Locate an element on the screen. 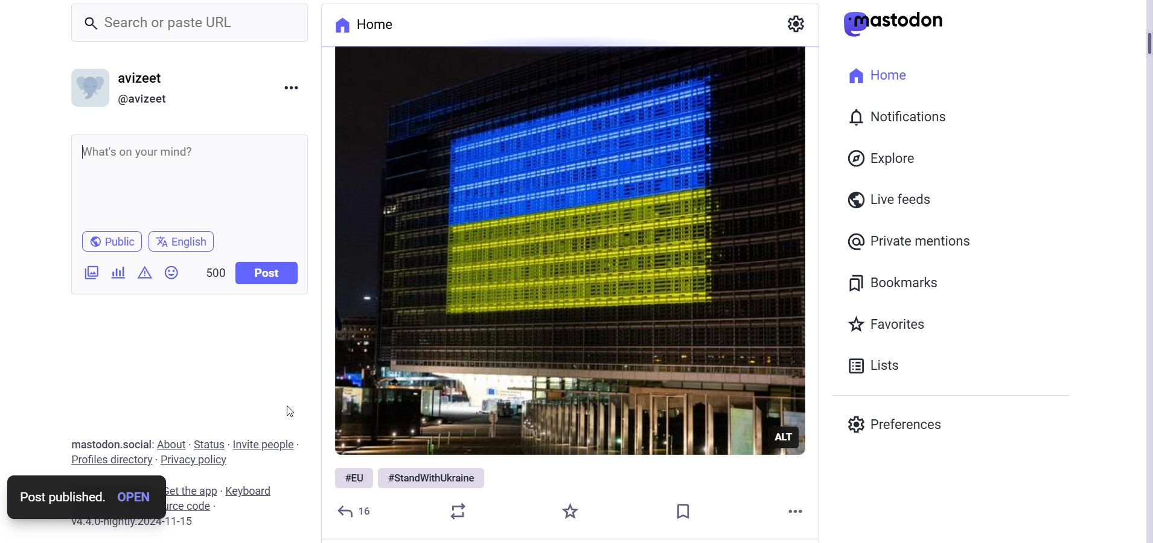  Change Language is located at coordinates (183, 243).